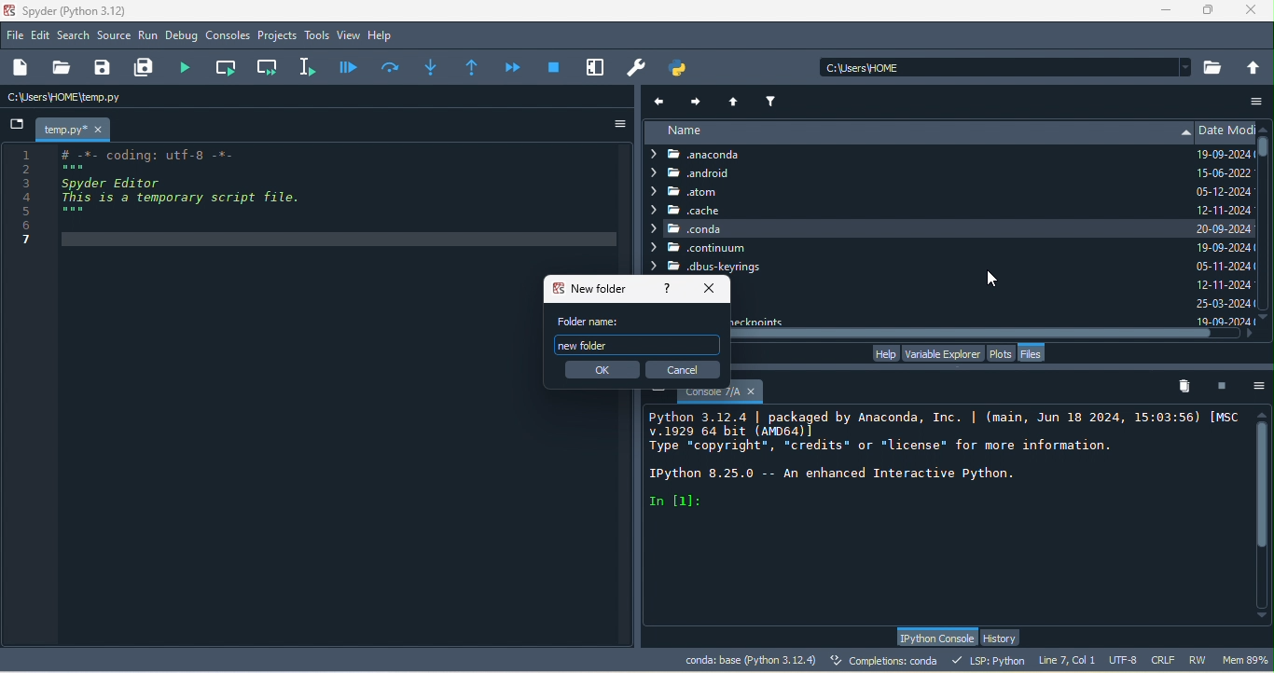 This screenshot has height=673, width=1274. Describe the element at coordinates (887, 662) in the screenshot. I see `completions conda` at that location.